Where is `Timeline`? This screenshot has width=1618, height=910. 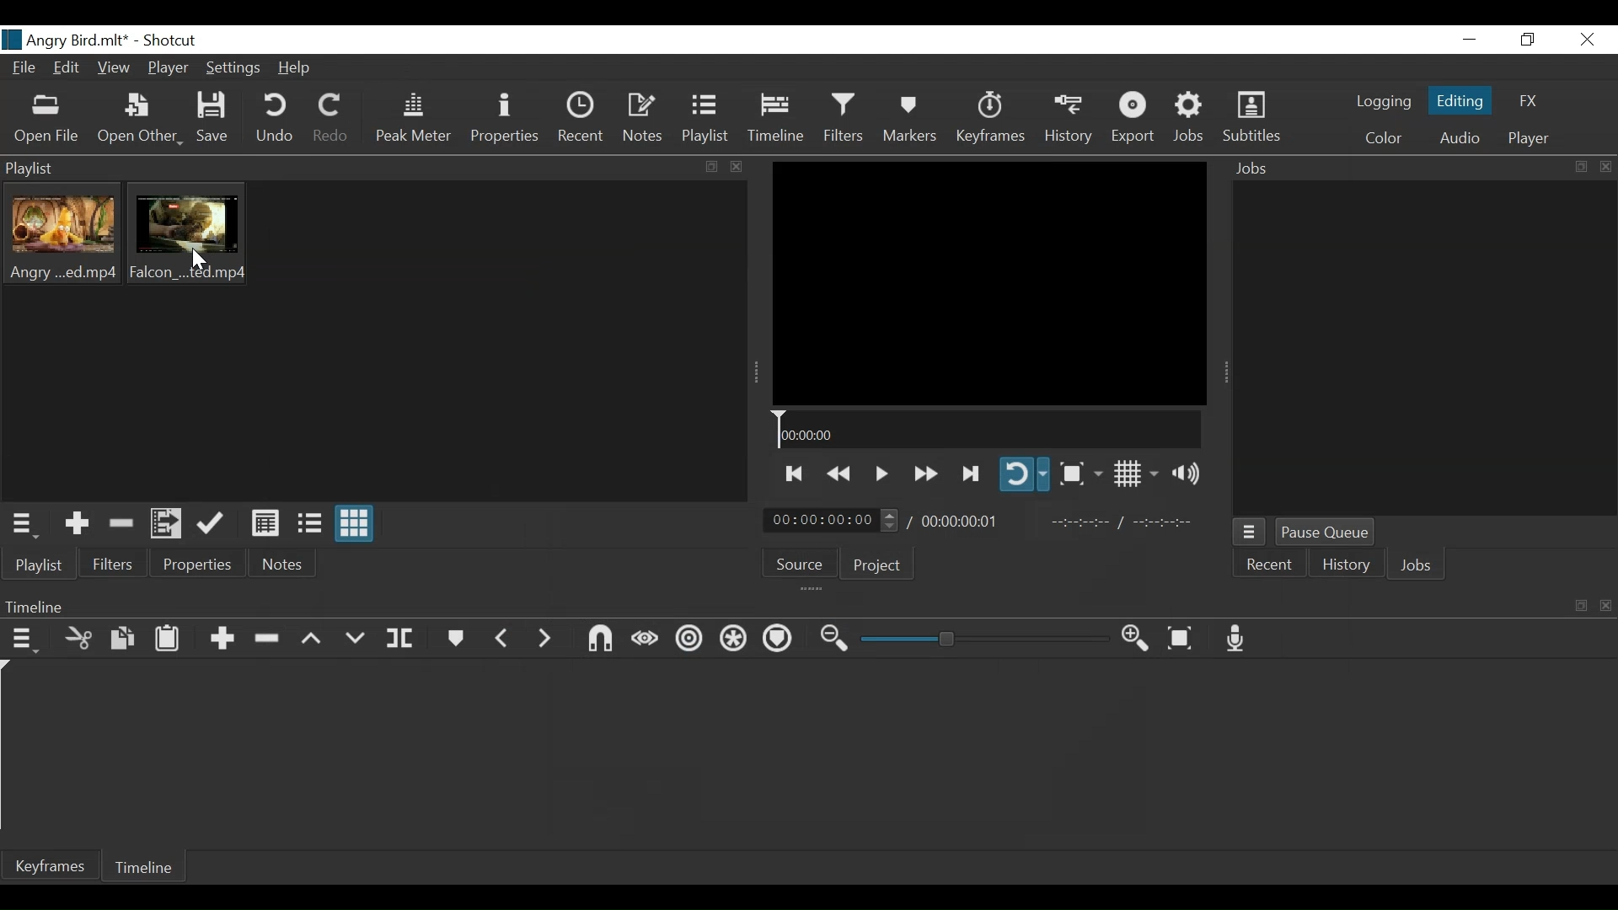
Timeline is located at coordinates (777, 118).